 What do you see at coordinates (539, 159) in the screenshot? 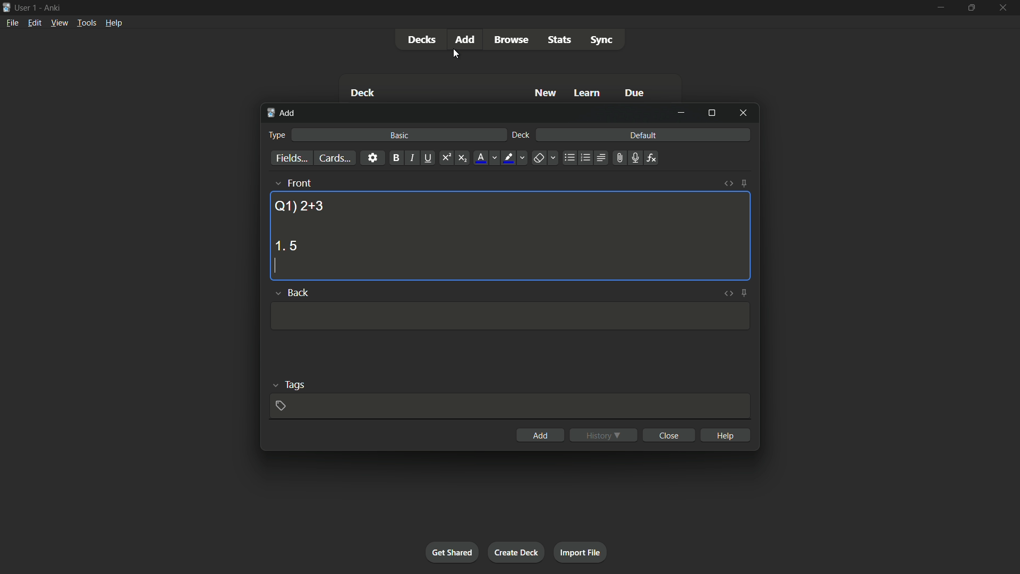
I see `remove formatting` at bounding box center [539, 159].